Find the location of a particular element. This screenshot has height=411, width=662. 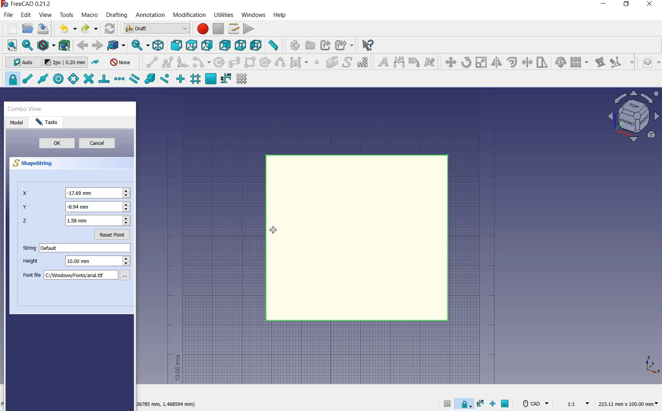

redo is located at coordinates (89, 29).